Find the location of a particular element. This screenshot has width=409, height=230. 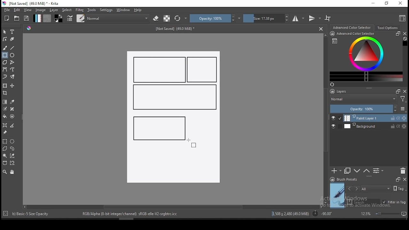

brush presets is located at coordinates (346, 180).